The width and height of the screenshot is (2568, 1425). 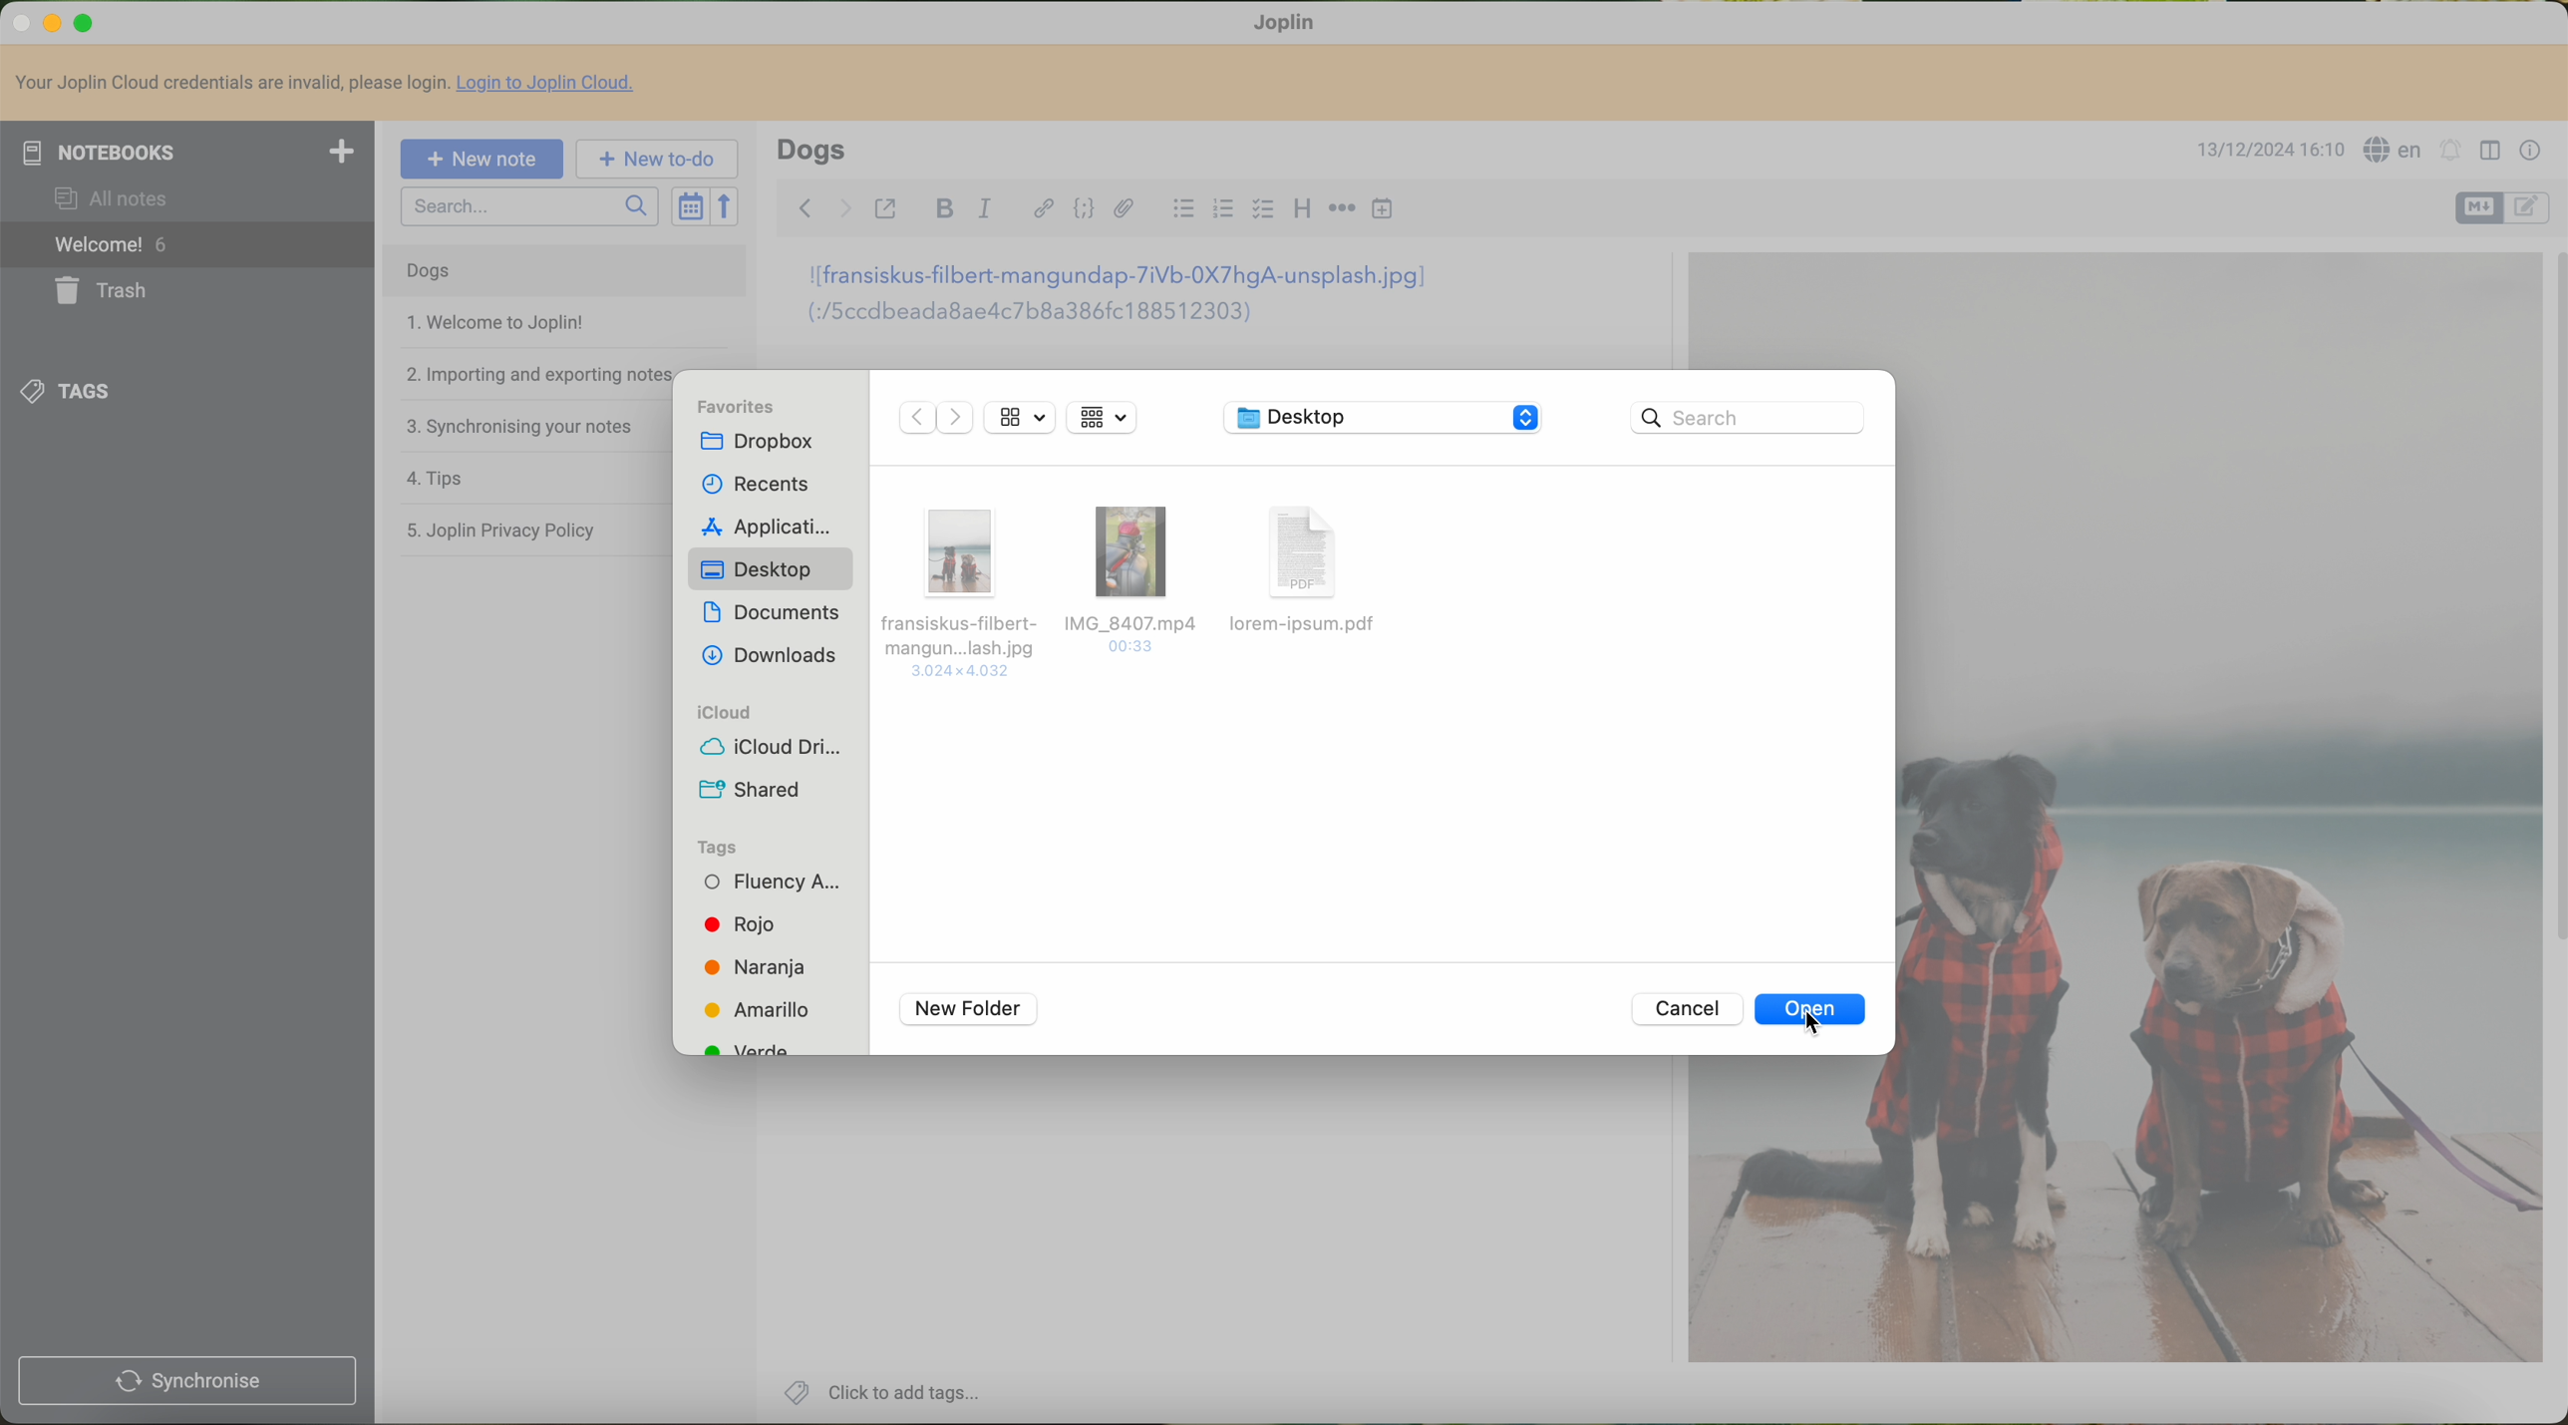 What do you see at coordinates (2552, 606) in the screenshot?
I see `scroll bar` at bounding box center [2552, 606].